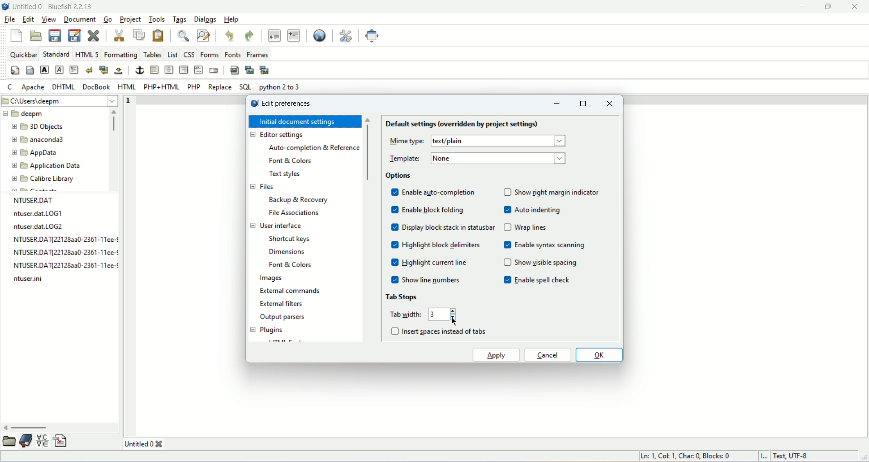  What do you see at coordinates (183, 35) in the screenshot?
I see `show find bar` at bounding box center [183, 35].